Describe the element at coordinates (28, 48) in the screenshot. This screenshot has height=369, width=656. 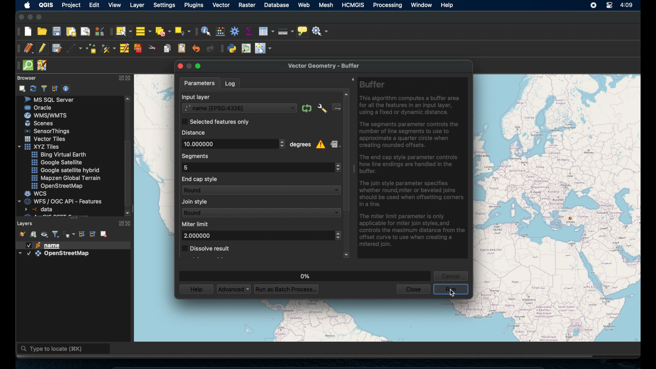
I see `current edits` at that location.